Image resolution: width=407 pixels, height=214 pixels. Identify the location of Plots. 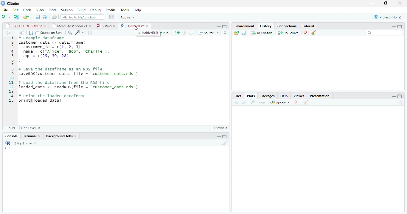
(251, 96).